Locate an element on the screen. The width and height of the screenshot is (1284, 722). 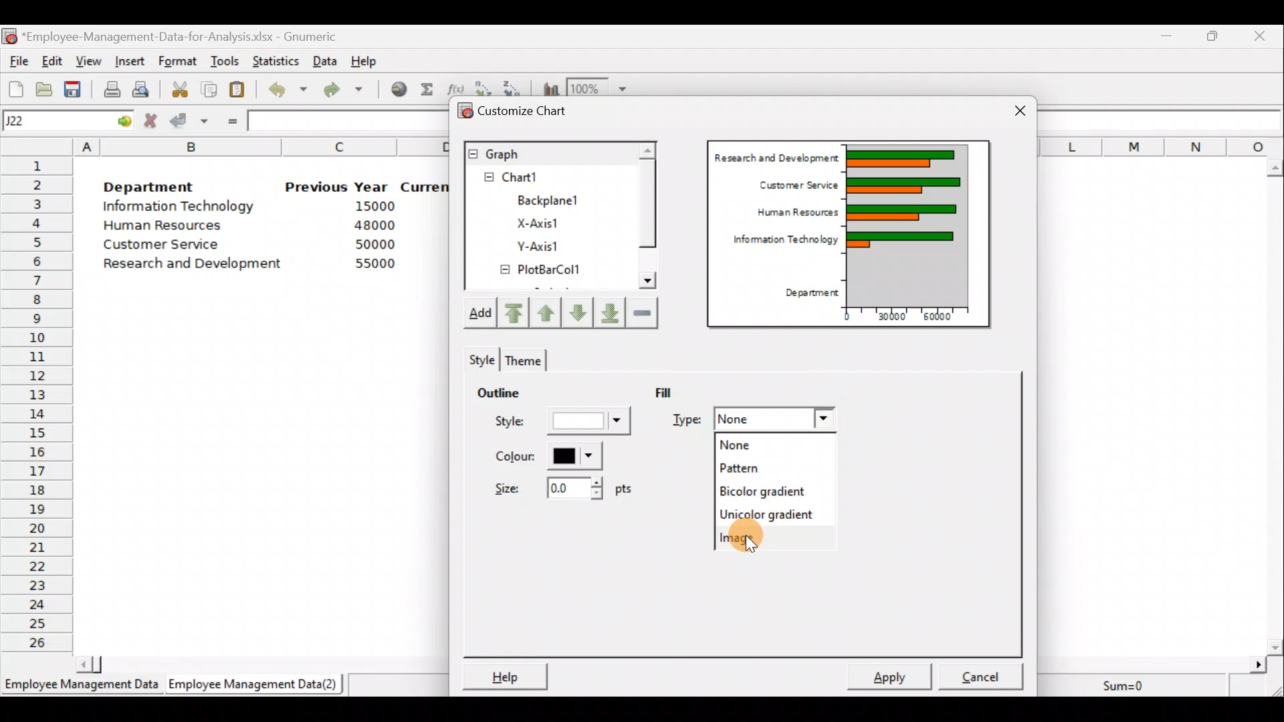
Employee Management Data is located at coordinates (80, 686).